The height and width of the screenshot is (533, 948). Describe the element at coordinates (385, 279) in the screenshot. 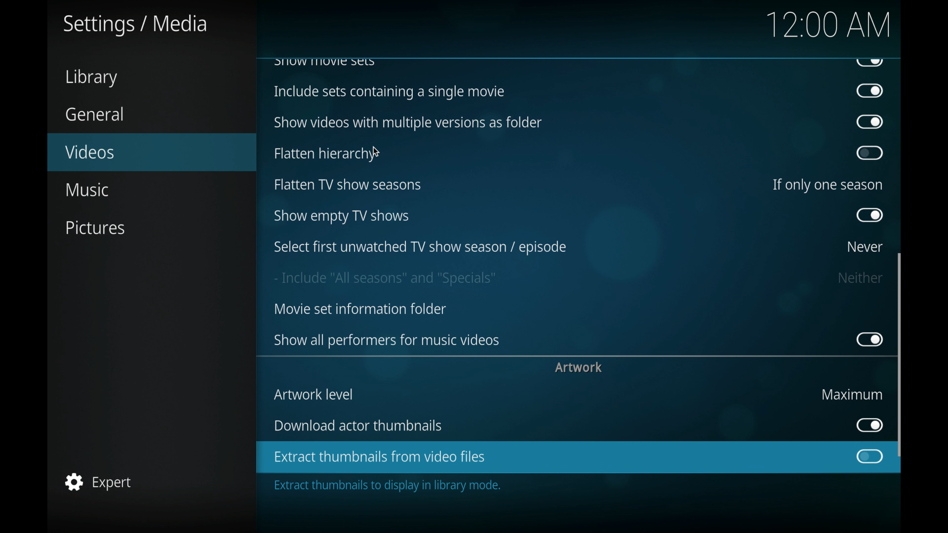

I see `include all seasons and specials` at that location.